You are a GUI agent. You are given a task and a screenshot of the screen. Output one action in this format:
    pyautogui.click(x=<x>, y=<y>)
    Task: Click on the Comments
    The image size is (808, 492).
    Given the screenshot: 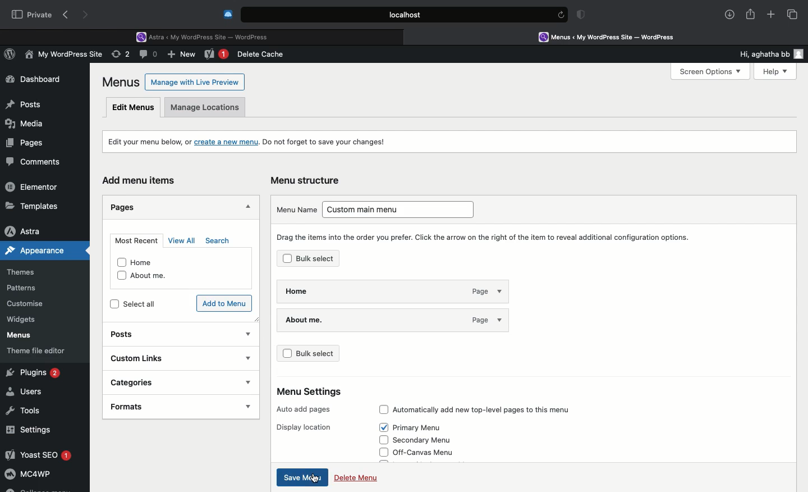 What is the action you would take?
    pyautogui.click(x=38, y=162)
    